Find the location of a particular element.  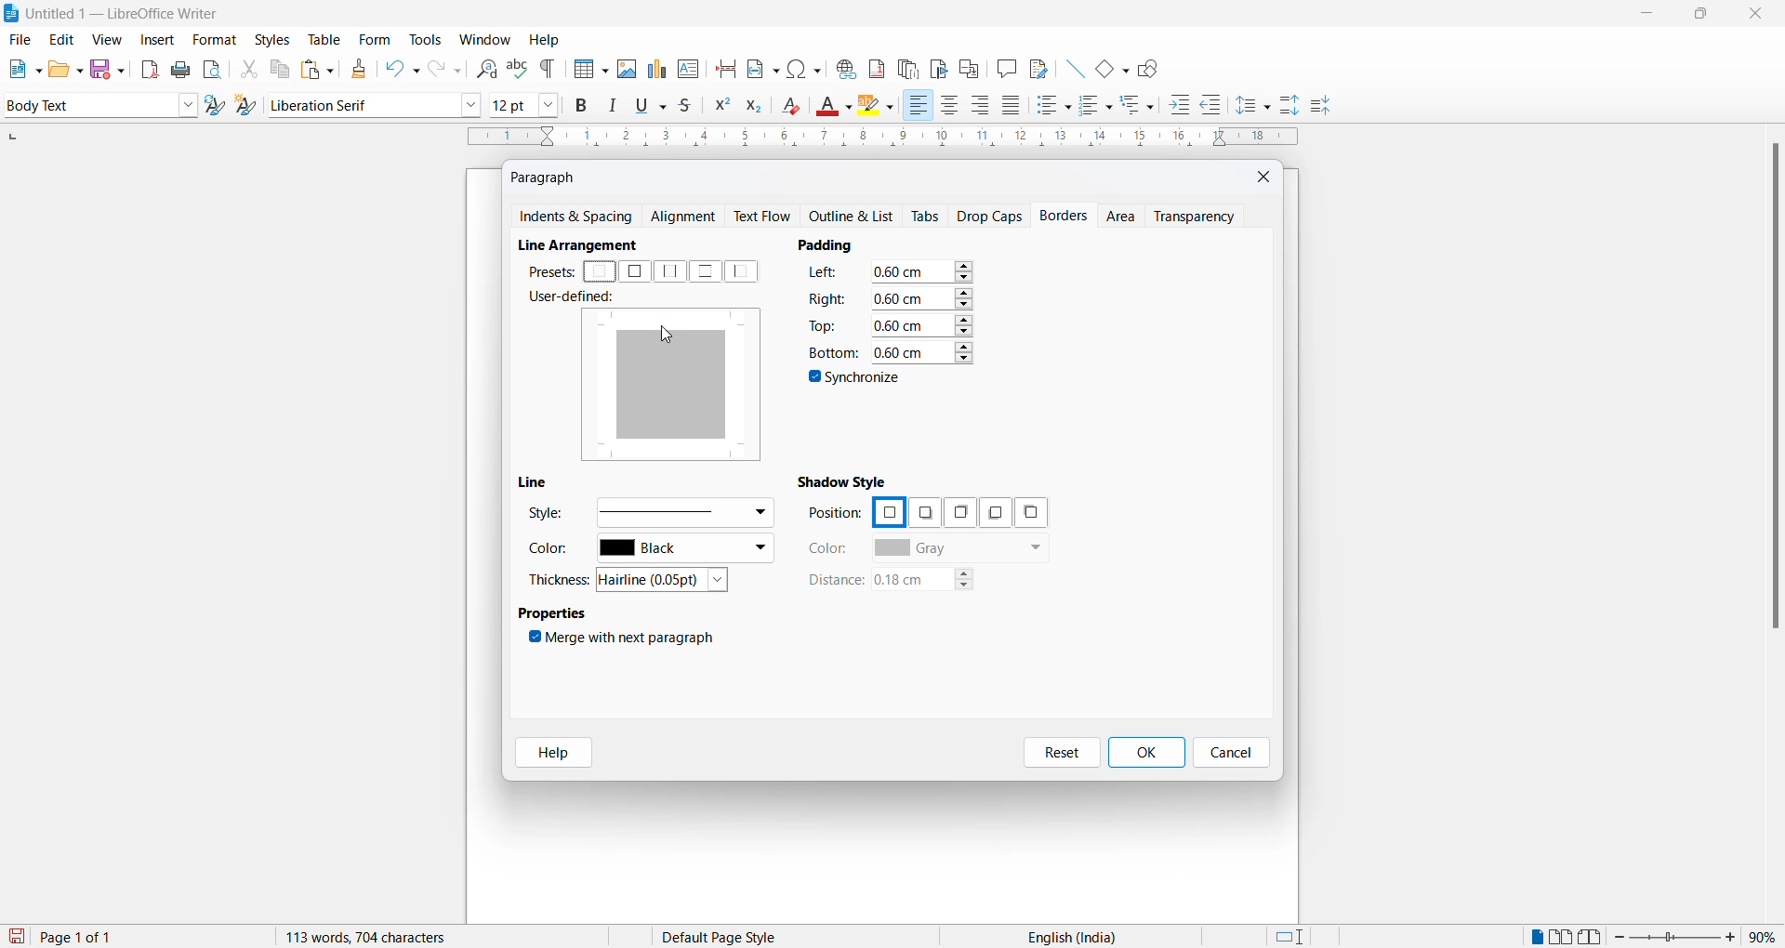

paragraph mapping is located at coordinates (680, 388).